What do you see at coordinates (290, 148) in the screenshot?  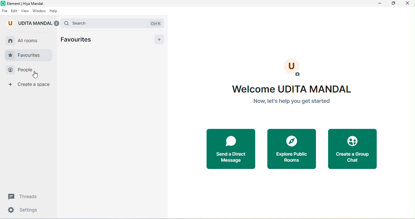 I see `explore public rooms` at bounding box center [290, 148].